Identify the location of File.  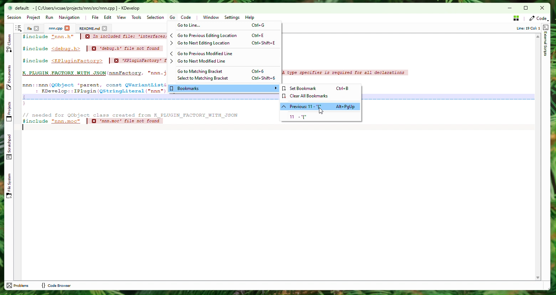
(29, 28).